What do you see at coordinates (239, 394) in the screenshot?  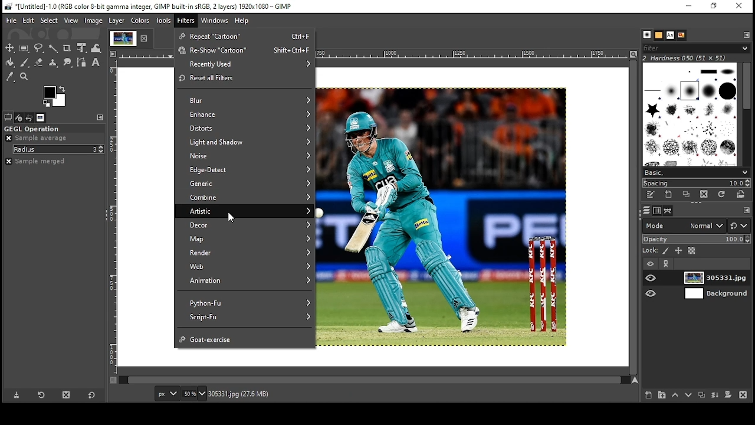 I see `305331.jpg (27.6mb)` at bounding box center [239, 394].